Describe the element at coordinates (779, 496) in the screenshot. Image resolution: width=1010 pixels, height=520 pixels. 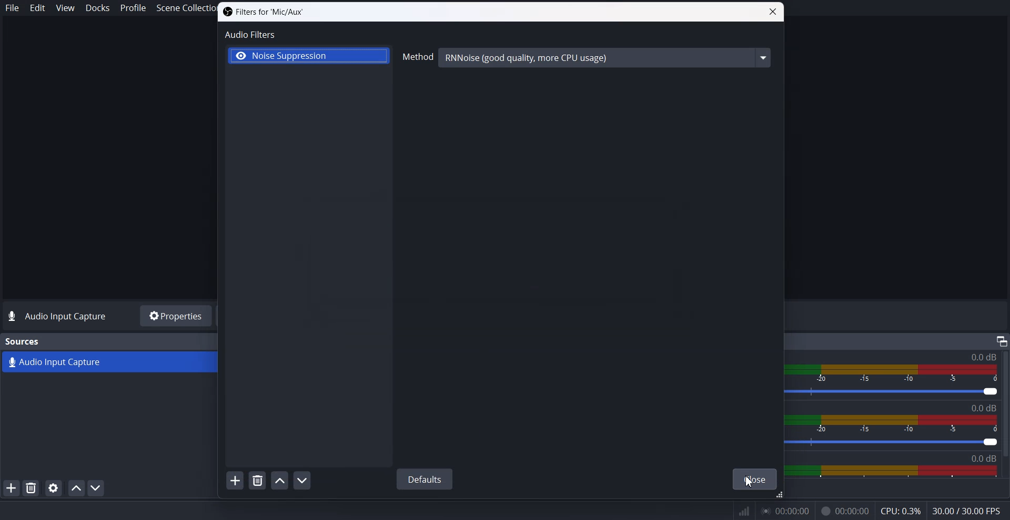
I see `Drag handle` at that location.